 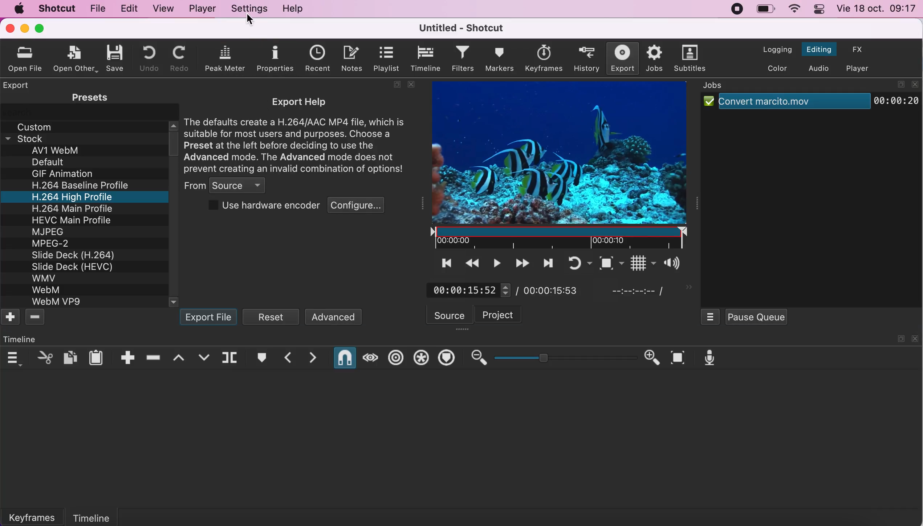 What do you see at coordinates (915, 339) in the screenshot?
I see `close` at bounding box center [915, 339].